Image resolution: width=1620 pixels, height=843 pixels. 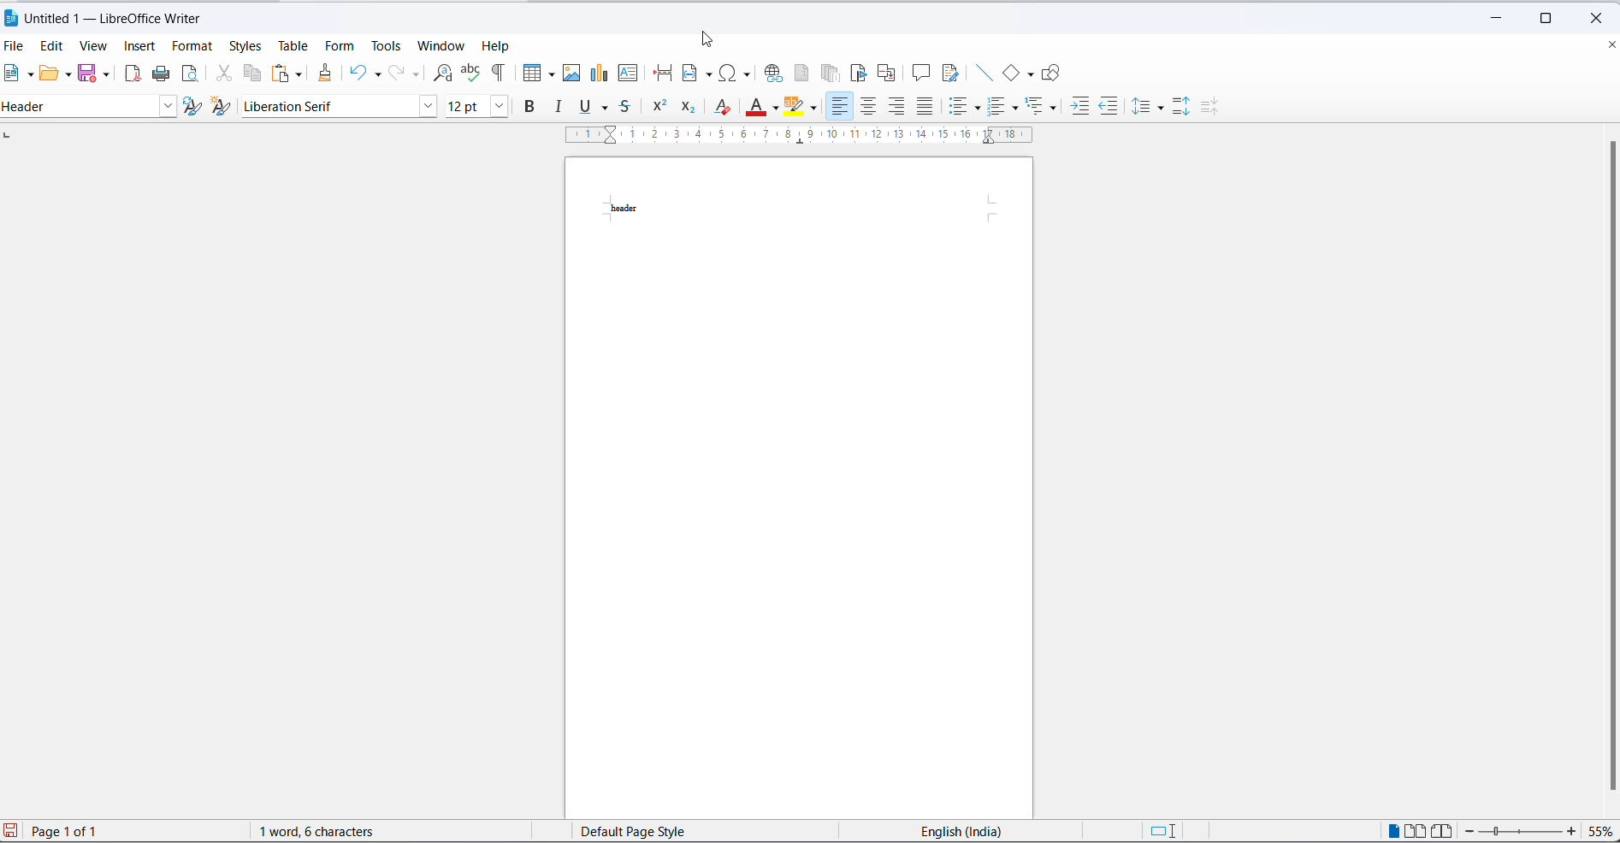 I want to click on show track changes functions, so click(x=951, y=74).